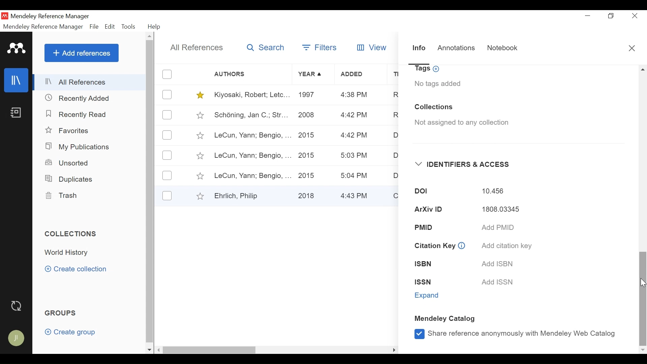 This screenshot has width=647, height=364. What do you see at coordinates (355, 176) in the screenshot?
I see `5:04 PM` at bounding box center [355, 176].